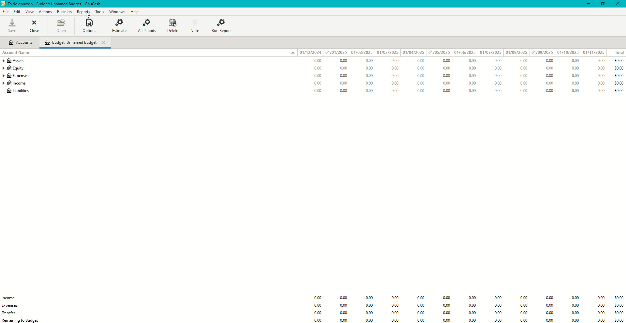 This screenshot has height=323, width=626. Describe the element at coordinates (76, 43) in the screenshot. I see `Unnamed Budget` at that location.